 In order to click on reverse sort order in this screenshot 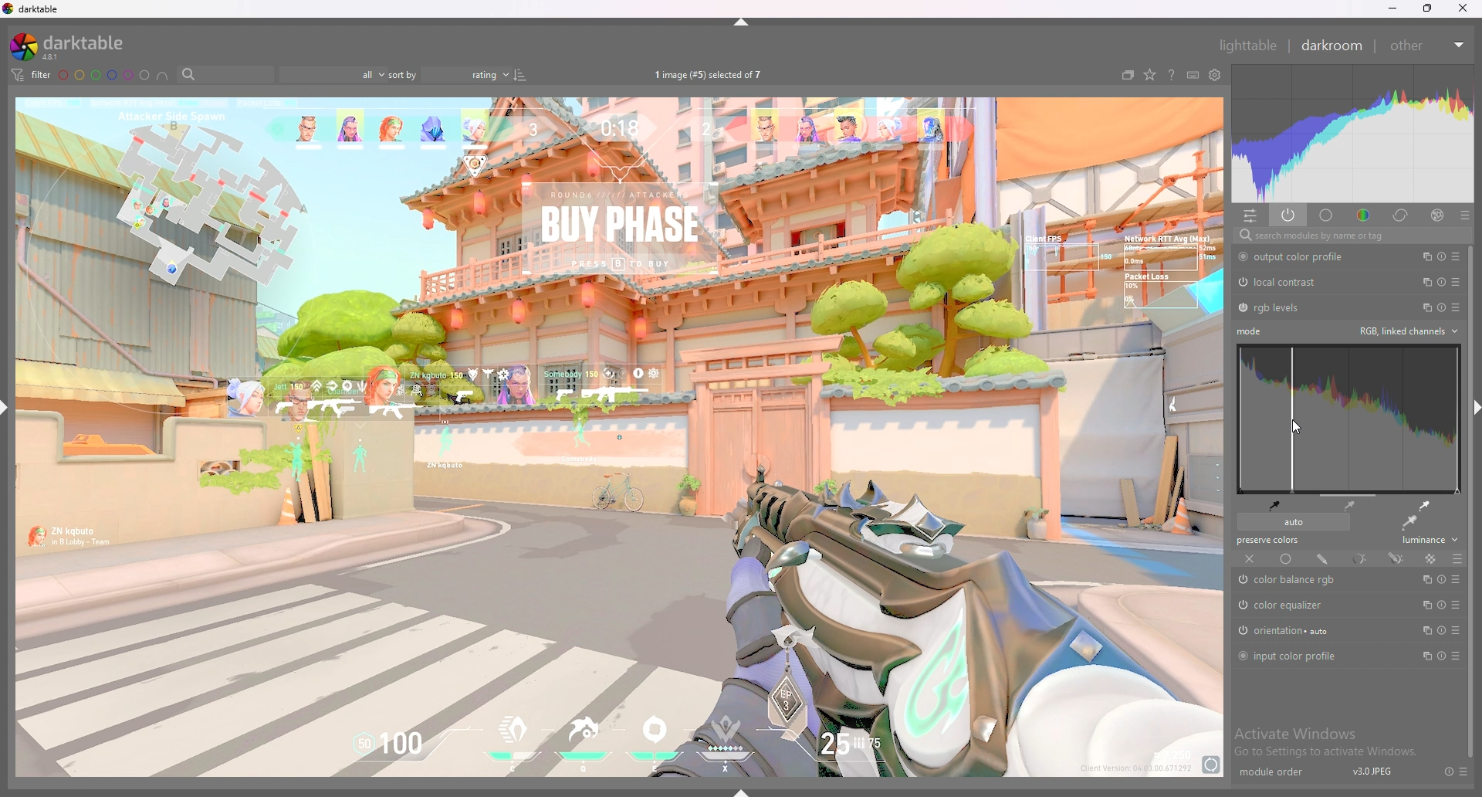, I will do `click(520, 74)`.